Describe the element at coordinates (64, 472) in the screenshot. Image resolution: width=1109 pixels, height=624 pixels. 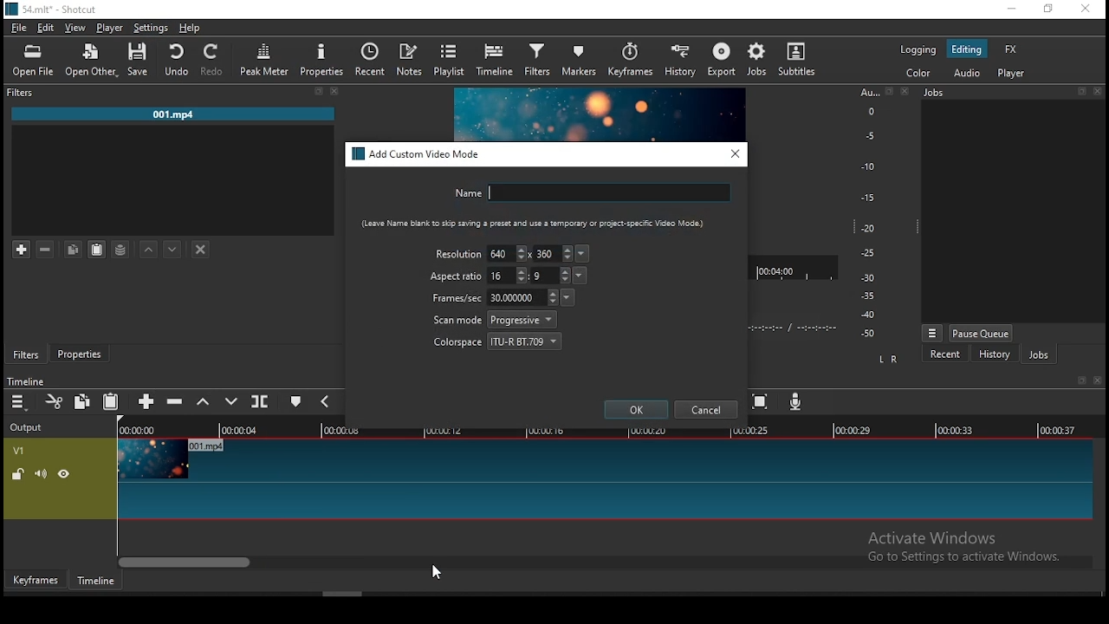
I see `hide video track` at that location.